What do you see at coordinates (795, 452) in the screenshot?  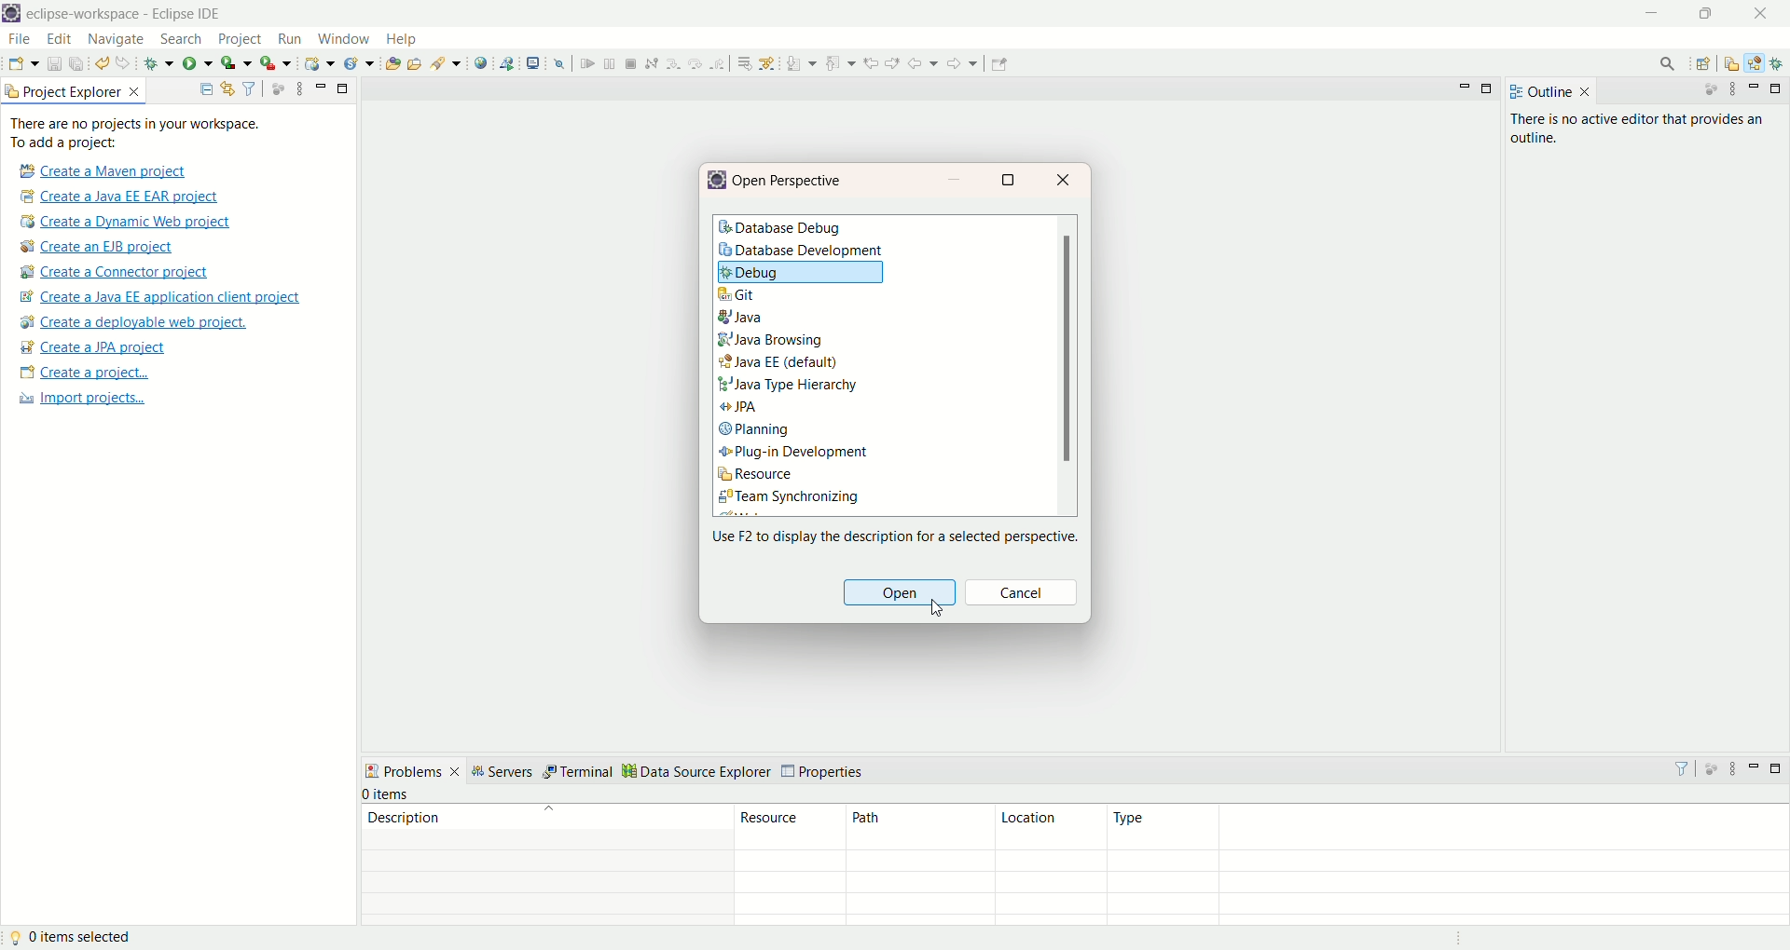 I see `plug-in development` at bounding box center [795, 452].